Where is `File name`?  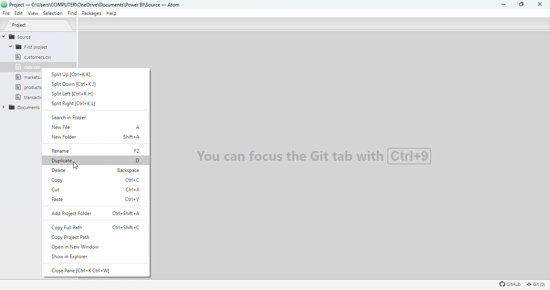 File name is located at coordinates (96, 4).